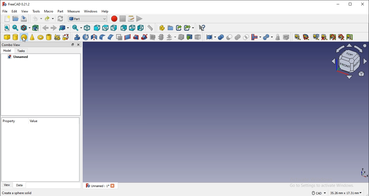  What do you see at coordinates (15, 11) in the screenshot?
I see `edit` at bounding box center [15, 11].